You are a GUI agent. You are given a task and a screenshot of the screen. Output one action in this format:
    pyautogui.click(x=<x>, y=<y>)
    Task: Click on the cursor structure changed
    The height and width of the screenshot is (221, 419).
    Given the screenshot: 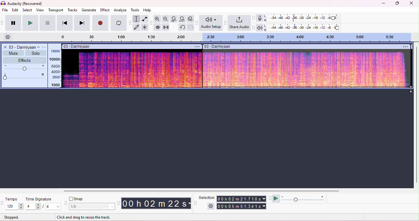 What is the action you would take?
    pyautogui.click(x=410, y=88)
    